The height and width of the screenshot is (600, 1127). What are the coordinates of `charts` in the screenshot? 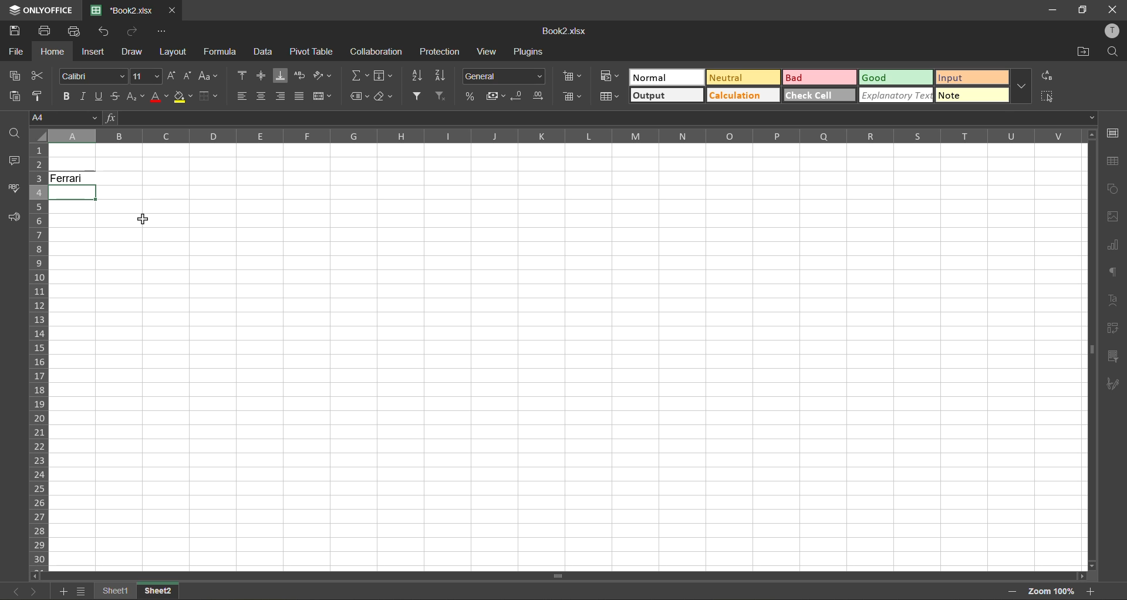 It's located at (1111, 245).